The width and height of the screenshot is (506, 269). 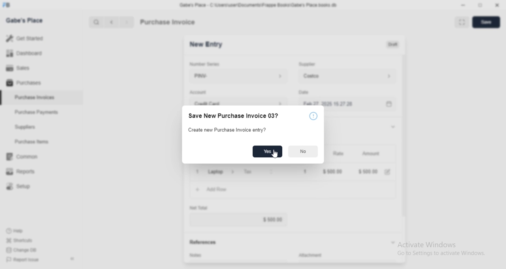 I want to click on Edit, so click(x=387, y=172).